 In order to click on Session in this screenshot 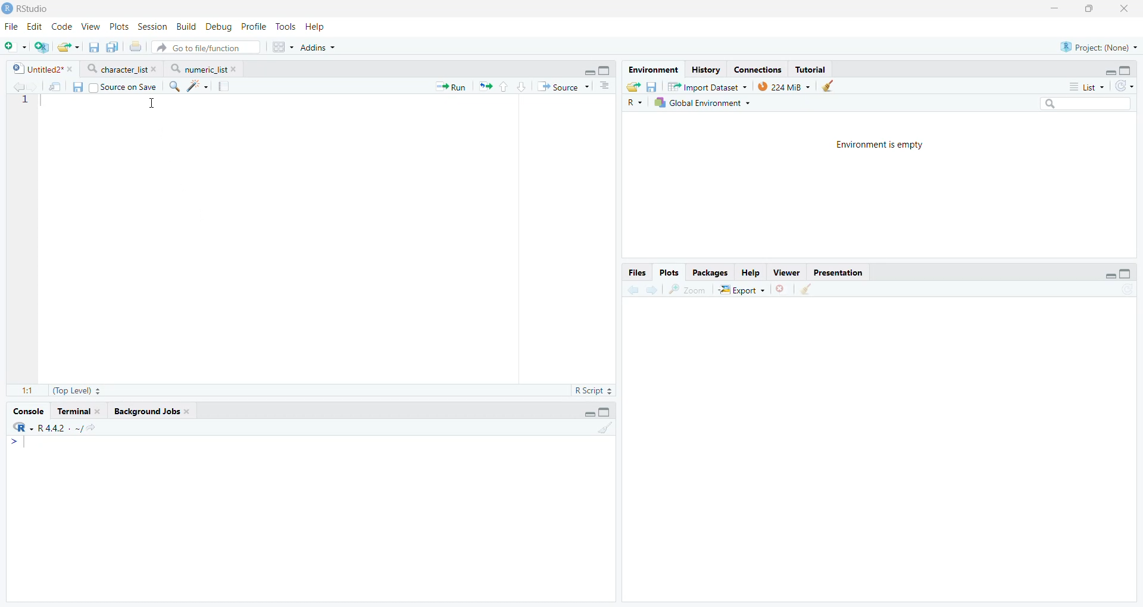, I will do `click(154, 26)`.